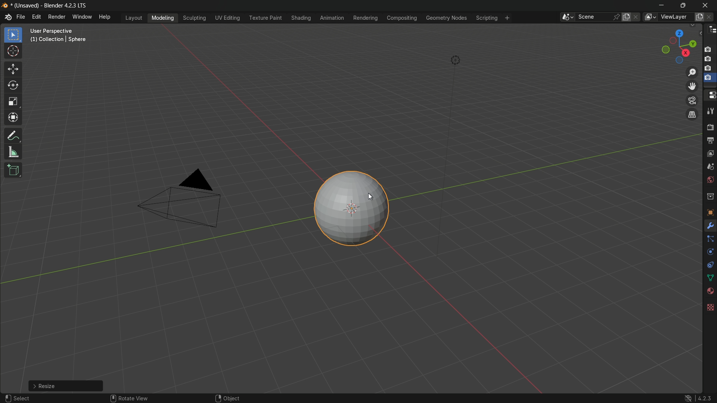 The width and height of the screenshot is (717, 403). What do you see at coordinates (710, 154) in the screenshot?
I see `view layer` at bounding box center [710, 154].